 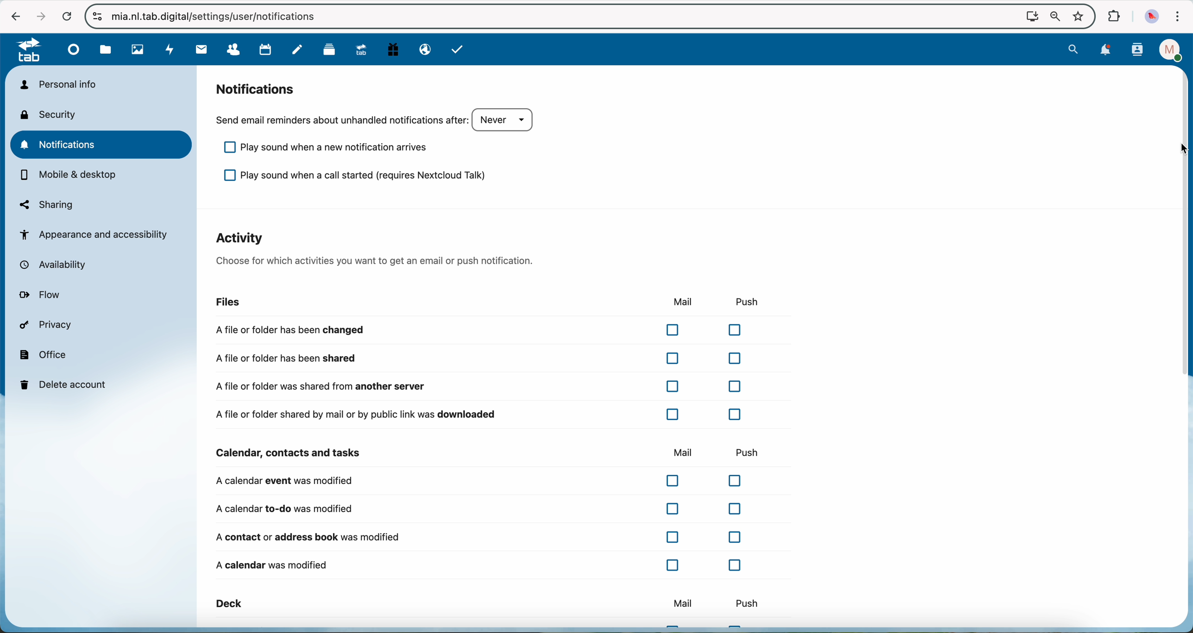 What do you see at coordinates (752, 454) in the screenshot?
I see `push` at bounding box center [752, 454].